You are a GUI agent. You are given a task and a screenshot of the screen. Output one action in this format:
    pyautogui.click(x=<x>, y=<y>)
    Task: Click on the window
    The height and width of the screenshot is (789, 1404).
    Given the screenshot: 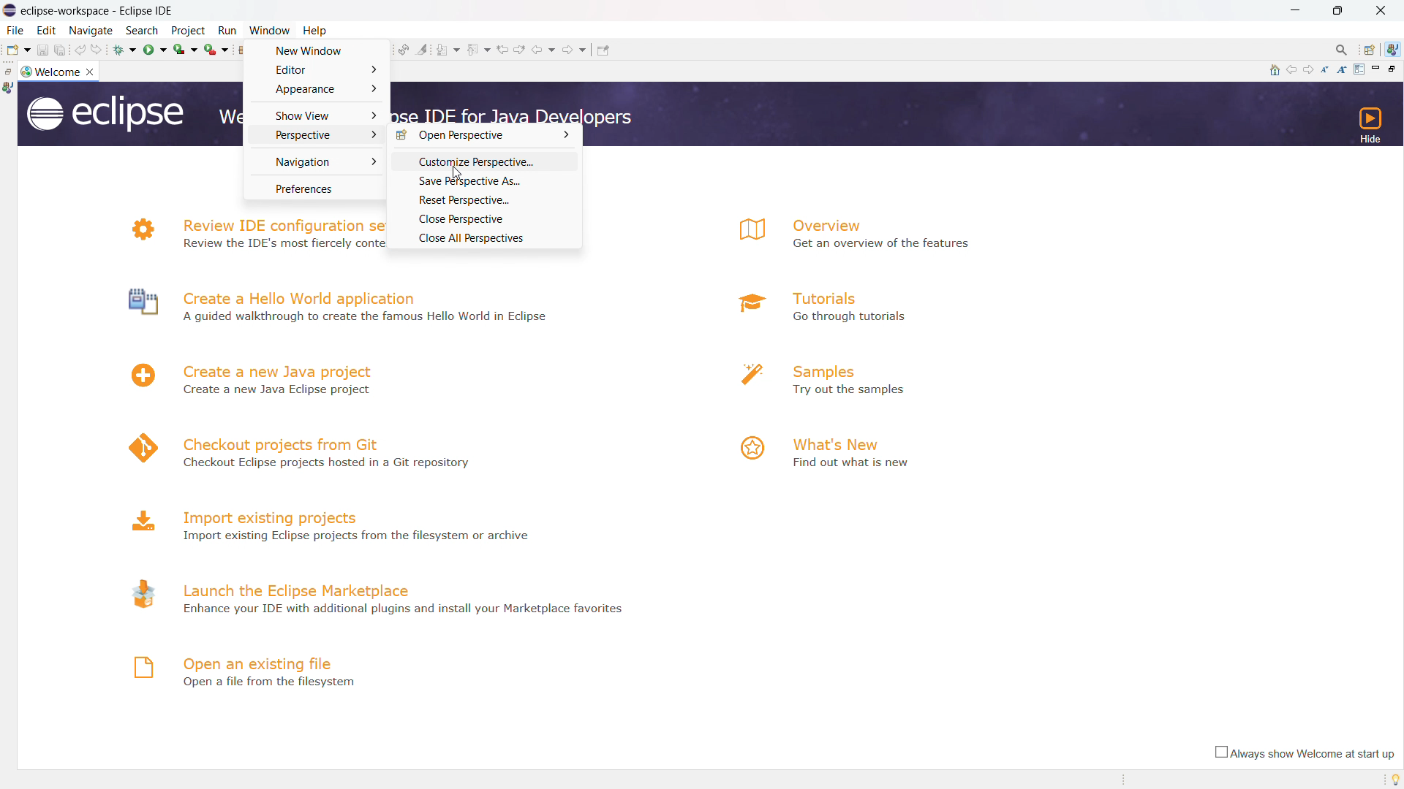 What is the action you would take?
    pyautogui.click(x=268, y=31)
    